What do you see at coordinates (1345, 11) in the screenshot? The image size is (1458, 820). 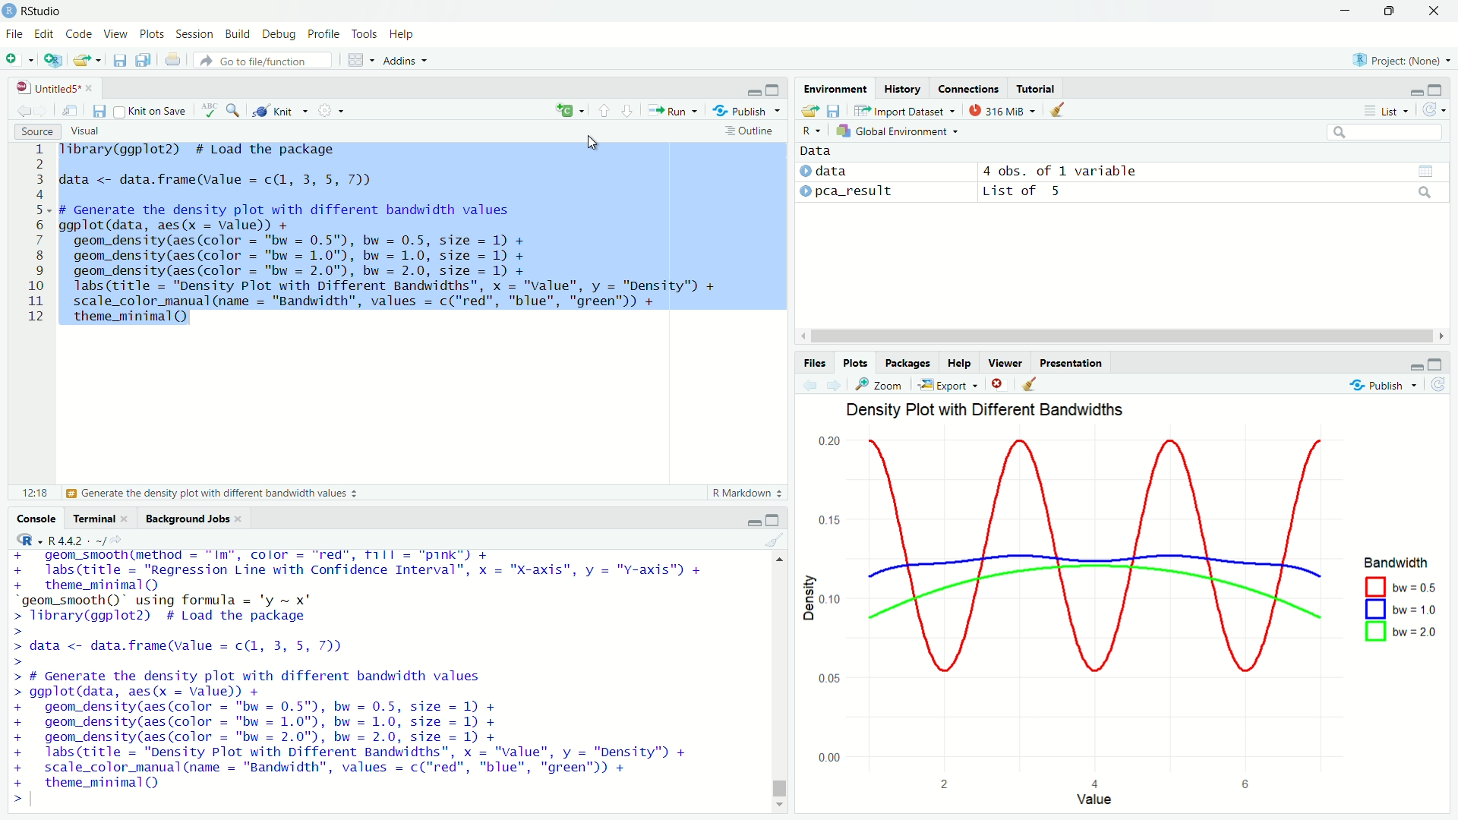 I see `minimize` at bounding box center [1345, 11].